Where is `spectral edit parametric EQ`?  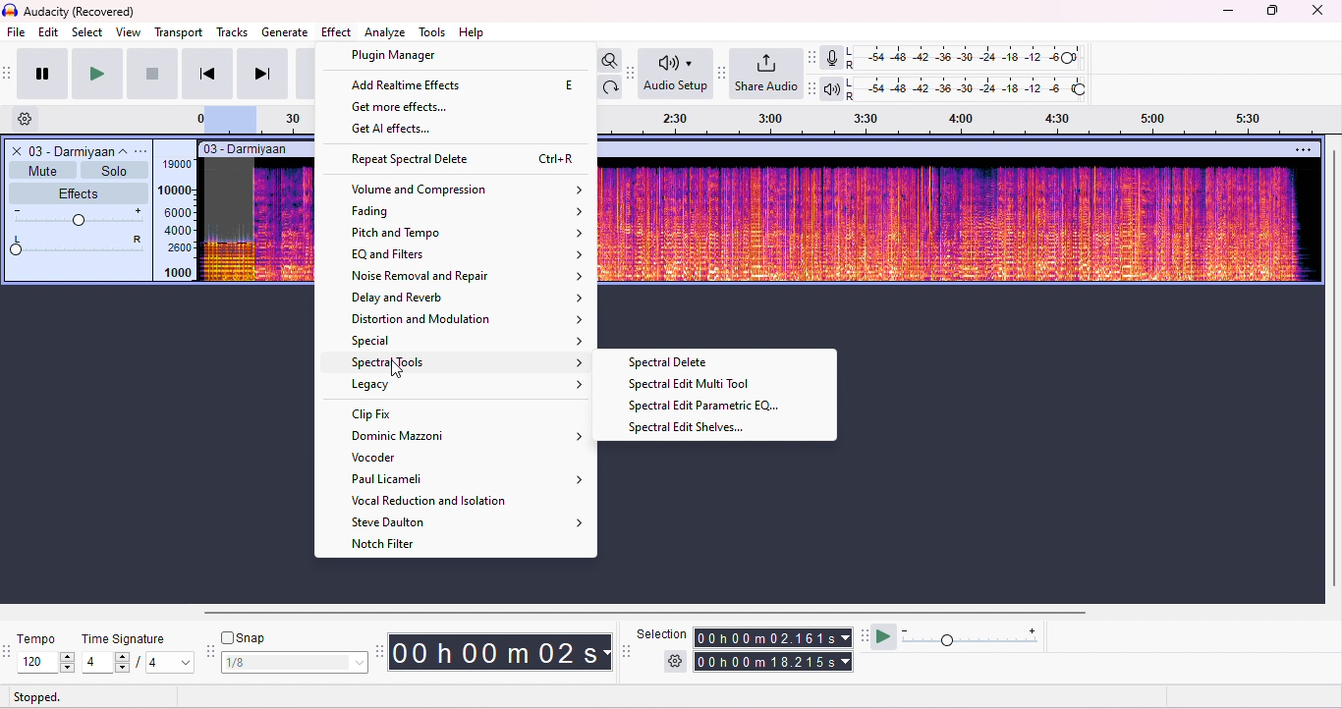 spectral edit parametric EQ is located at coordinates (710, 406).